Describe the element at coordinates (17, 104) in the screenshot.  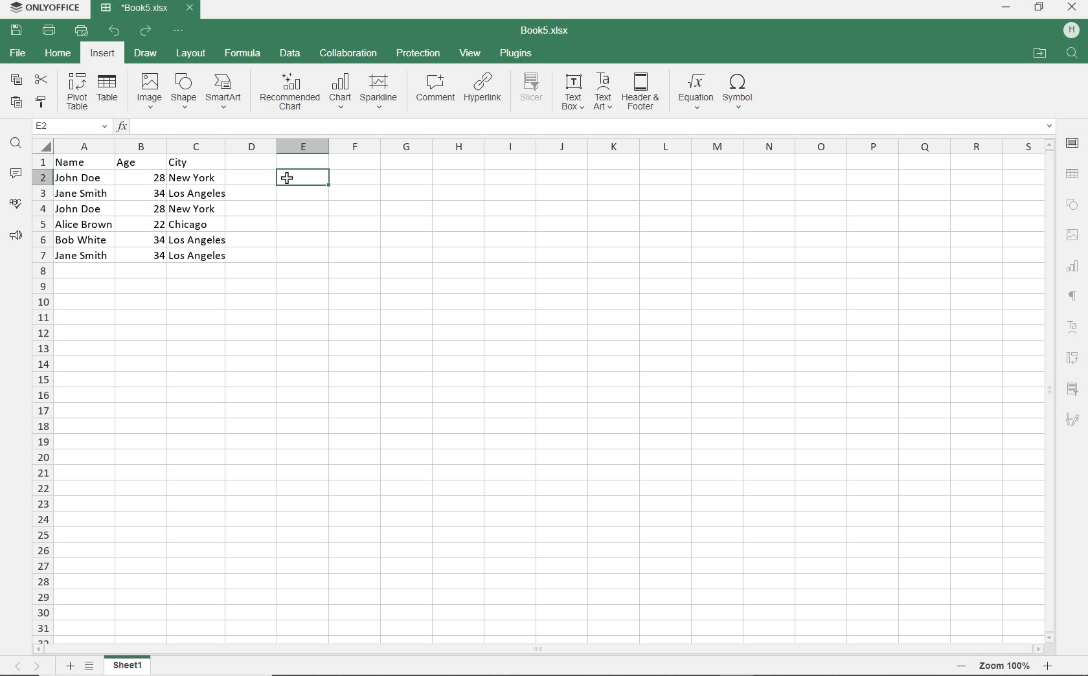
I see `PASTE` at that location.